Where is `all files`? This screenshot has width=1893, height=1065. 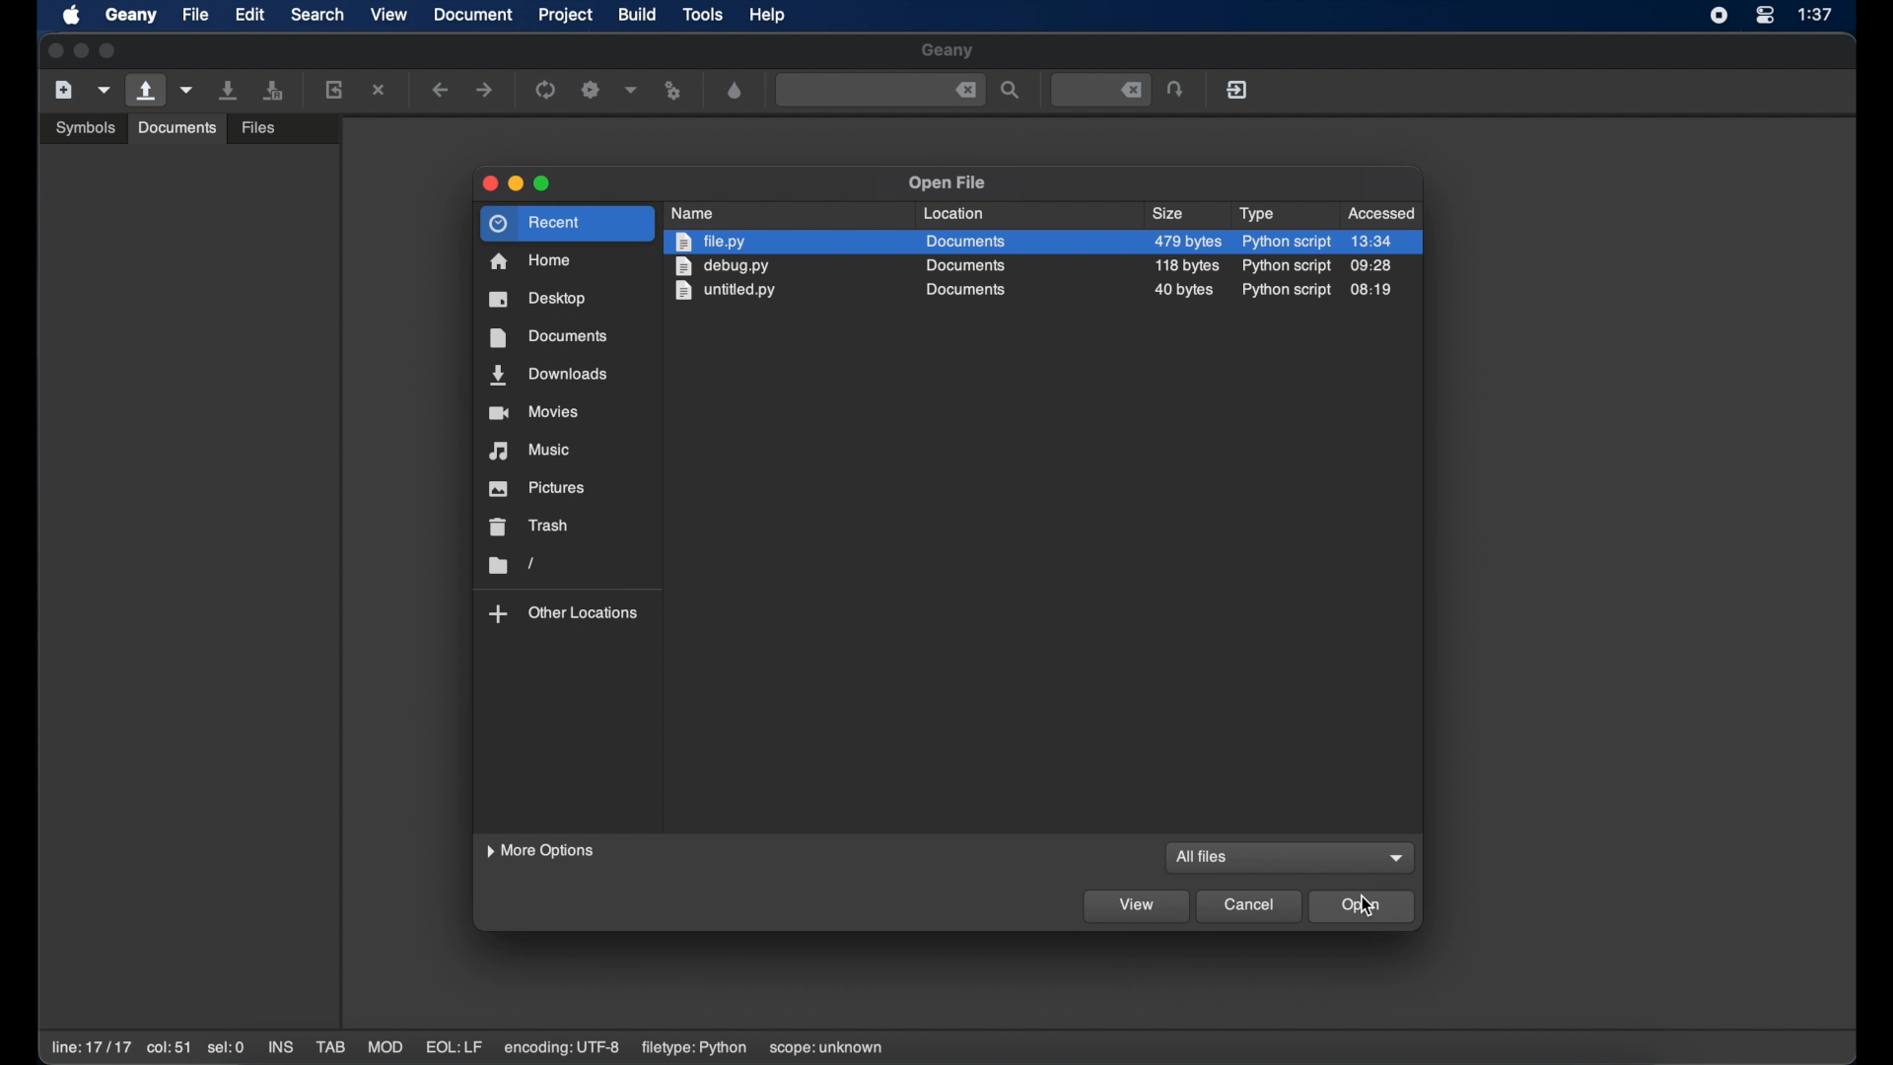
all files is located at coordinates (1200, 858).